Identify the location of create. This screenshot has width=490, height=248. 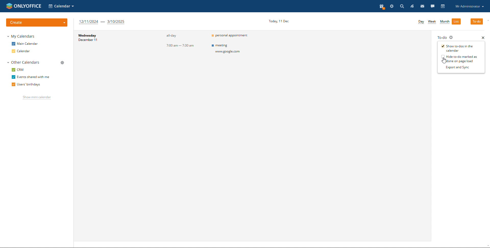
(38, 22).